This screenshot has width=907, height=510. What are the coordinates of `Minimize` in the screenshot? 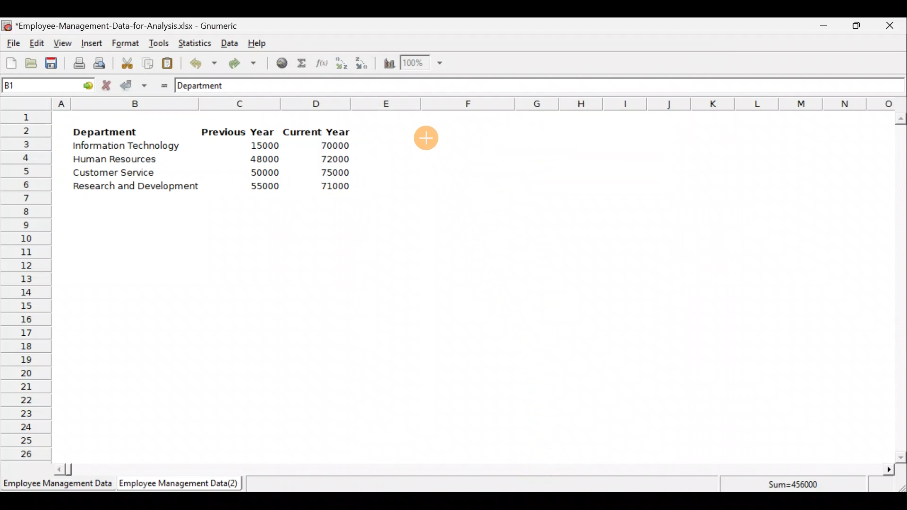 It's located at (822, 27).